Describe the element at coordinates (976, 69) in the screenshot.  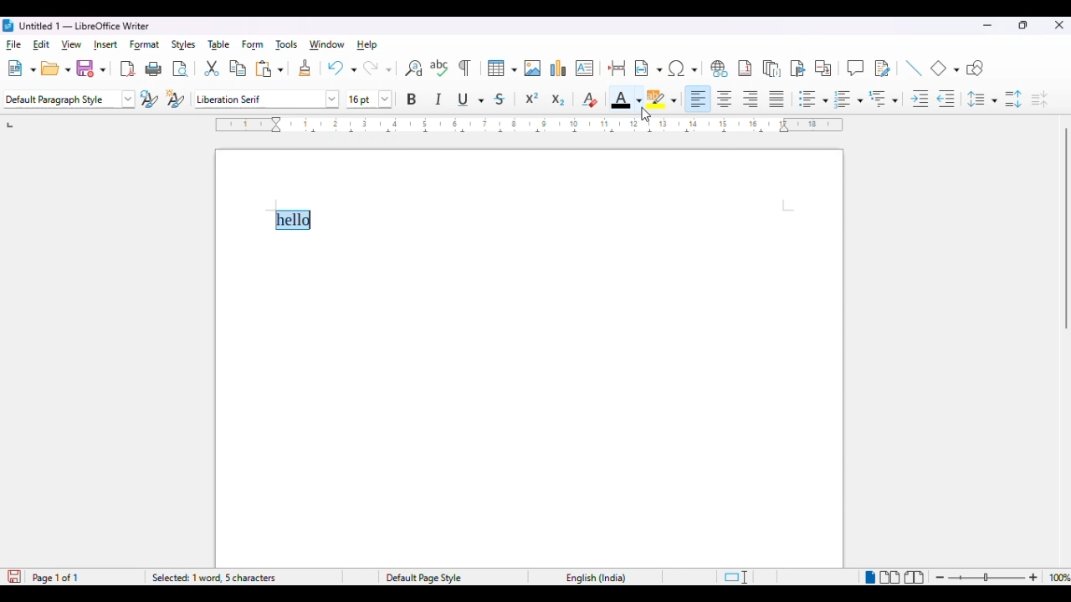
I see `show draw functions` at that location.